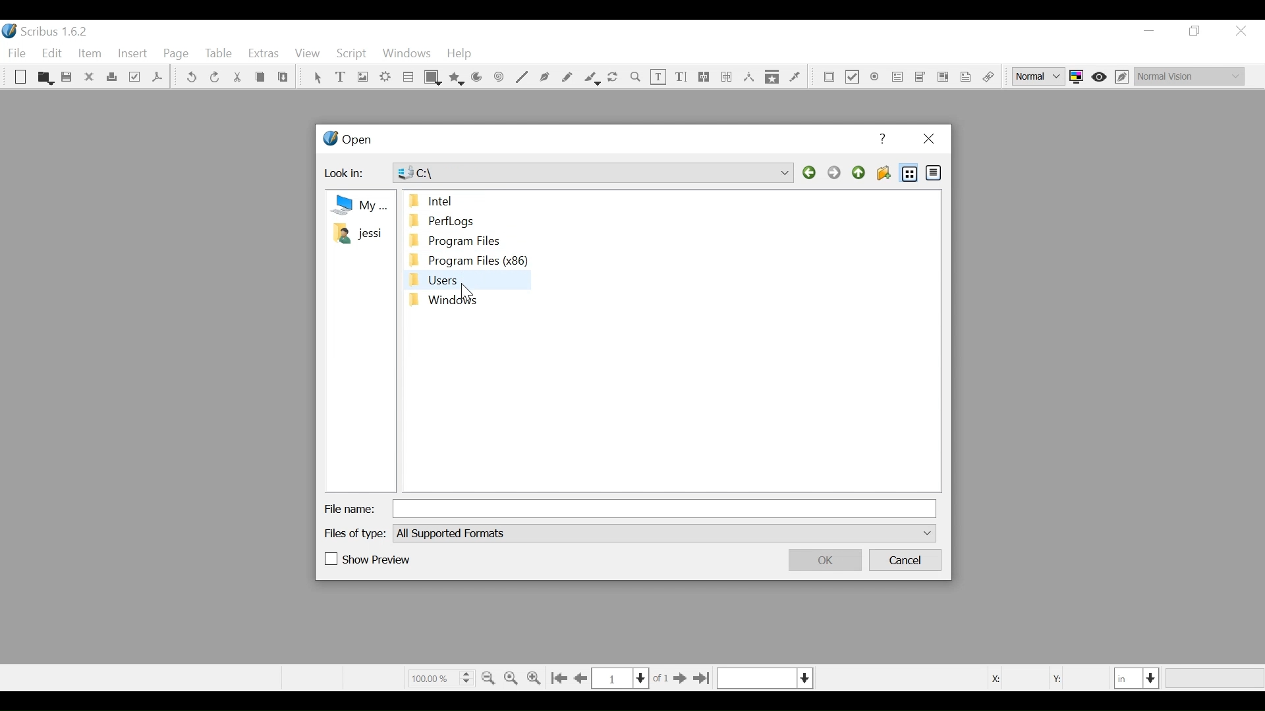  I want to click on Redo, so click(214, 76).